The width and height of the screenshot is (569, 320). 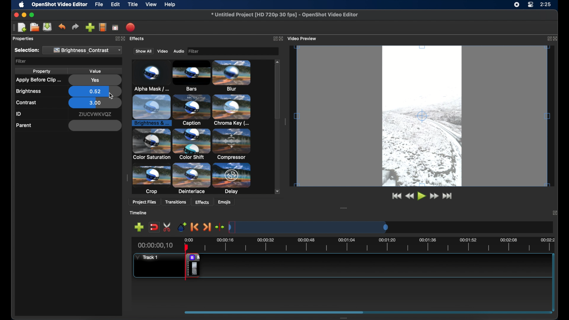 I want to click on open project, so click(x=34, y=27).